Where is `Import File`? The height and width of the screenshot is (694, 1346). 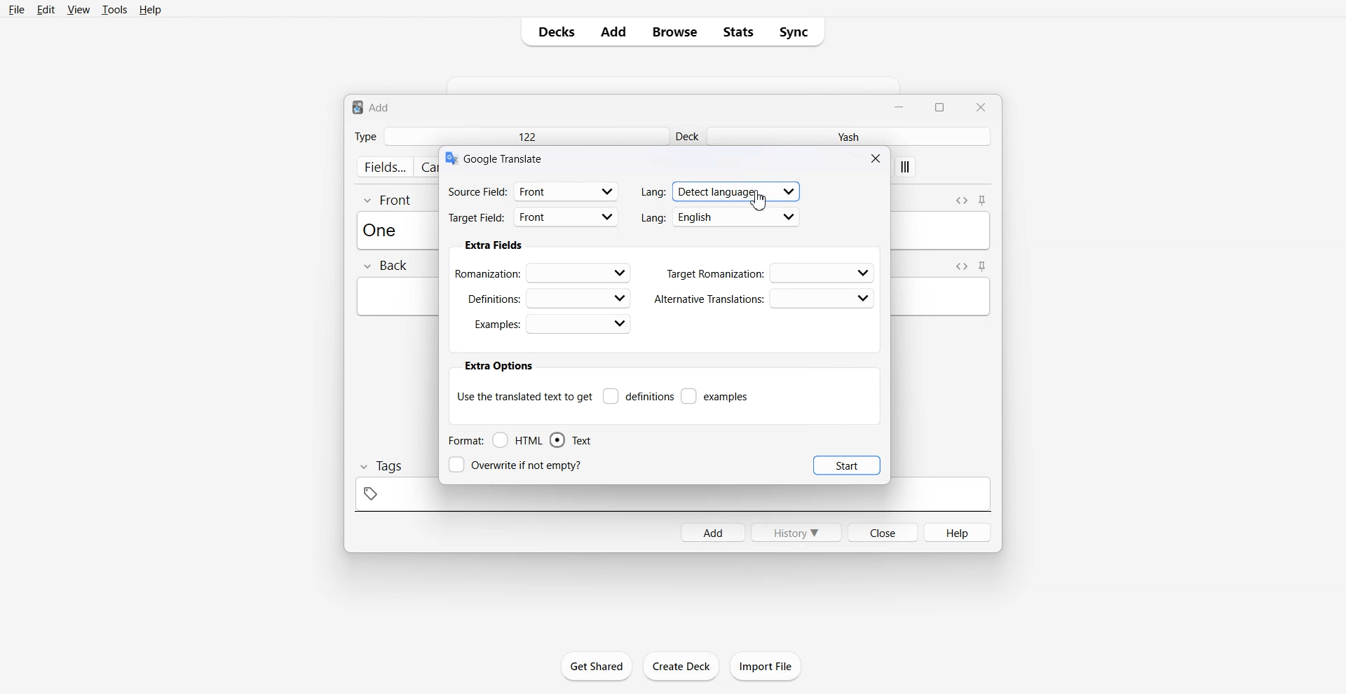
Import File is located at coordinates (766, 666).